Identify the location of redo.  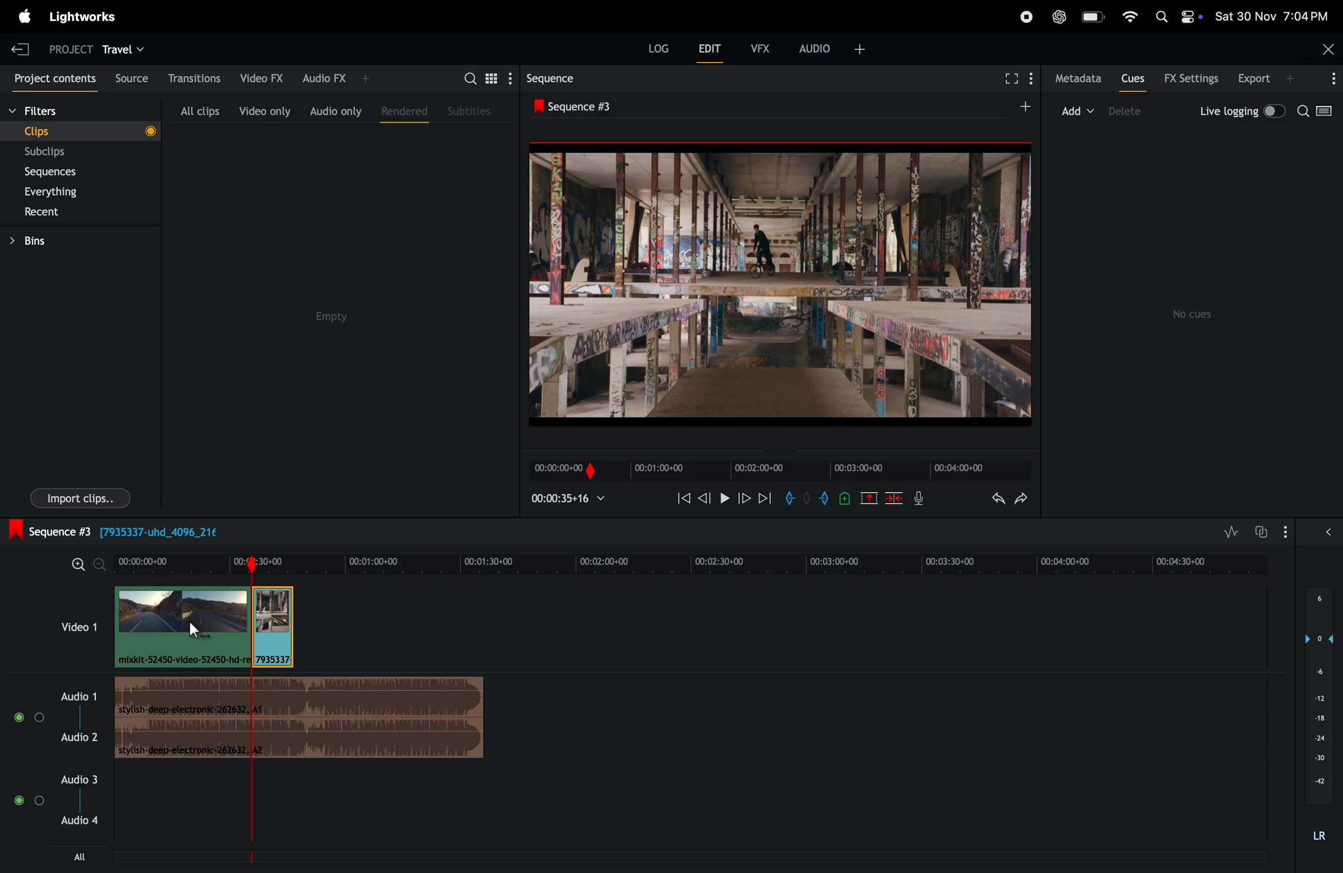
(1025, 497).